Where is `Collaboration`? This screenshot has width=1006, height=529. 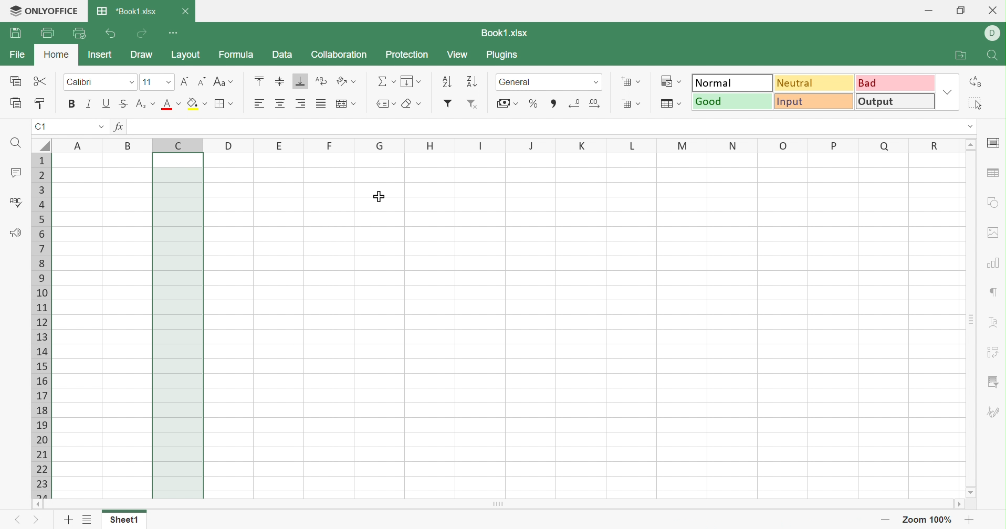
Collaboration is located at coordinates (339, 54).